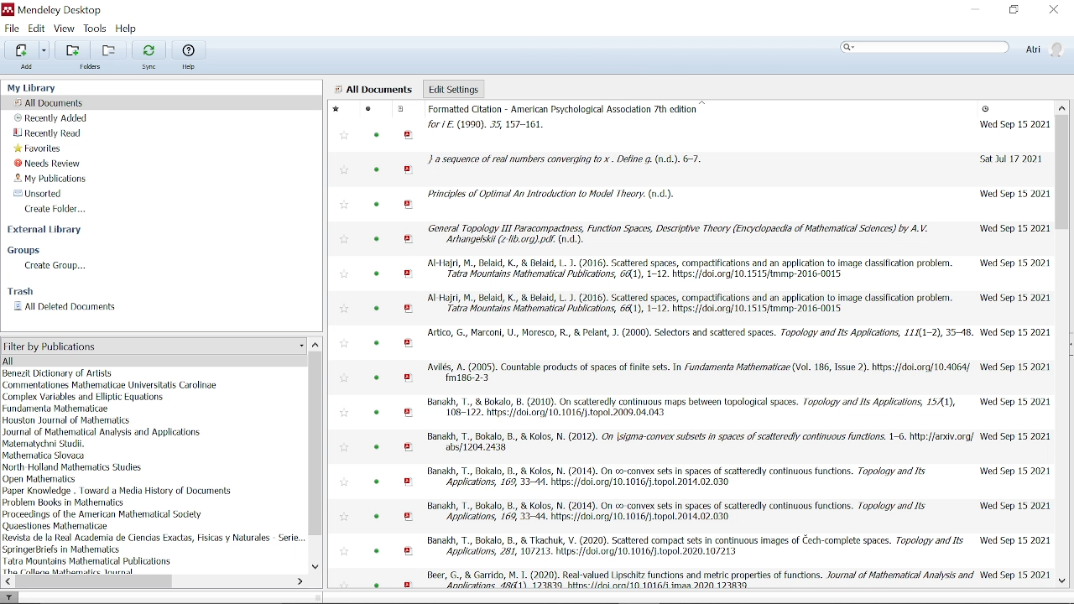 Image resolution: width=1074 pixels, height=604 pixels. What do you see at coordinates (379, 446) in the screenshot?
I see `status` at bounding box center [379, 446].